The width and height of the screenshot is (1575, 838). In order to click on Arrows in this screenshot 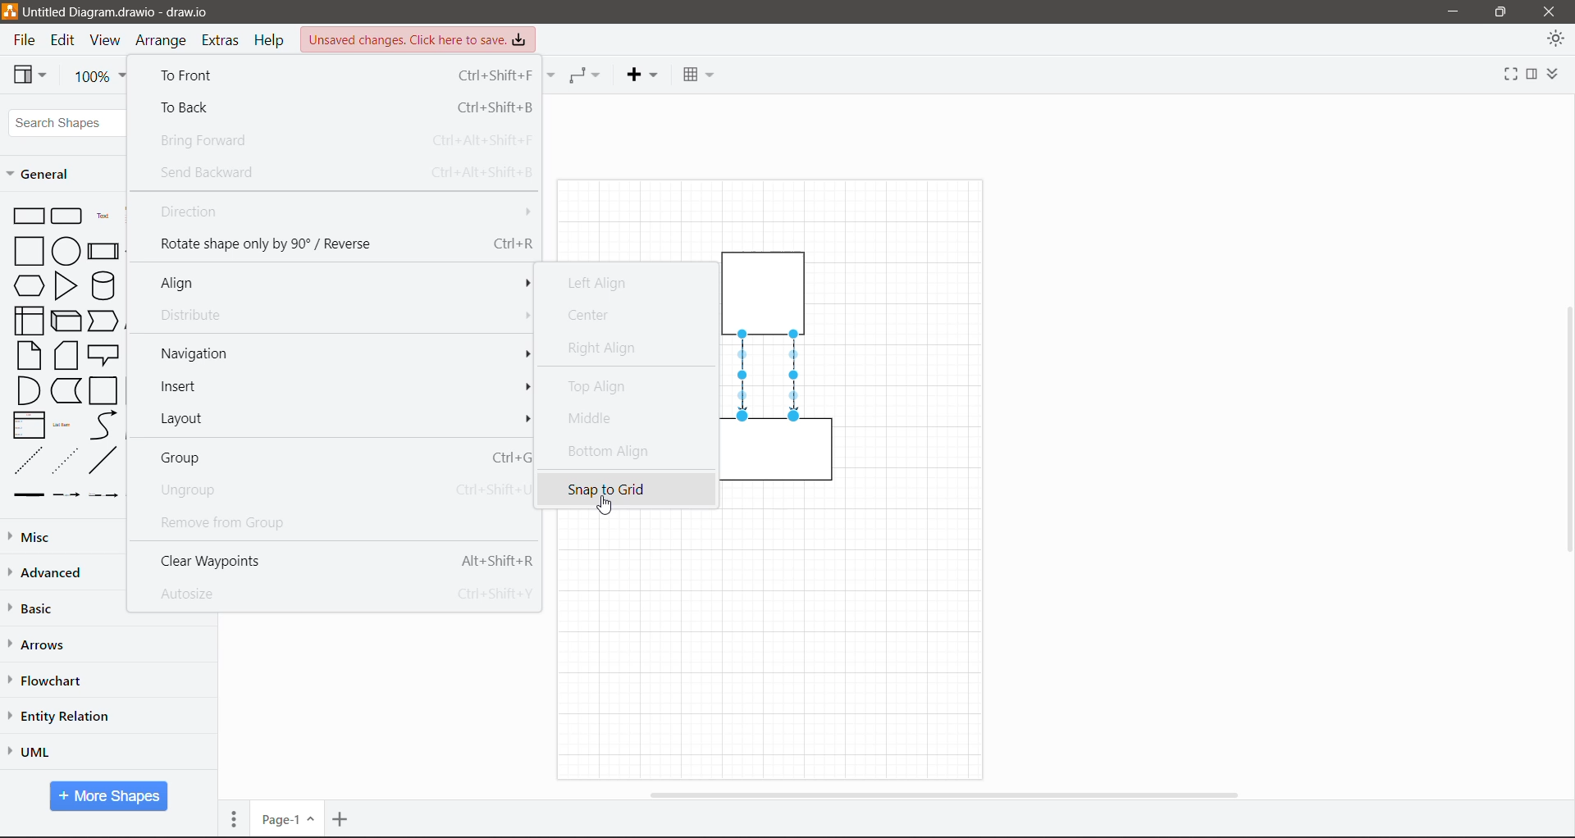, I will do `click(40, 645)`.